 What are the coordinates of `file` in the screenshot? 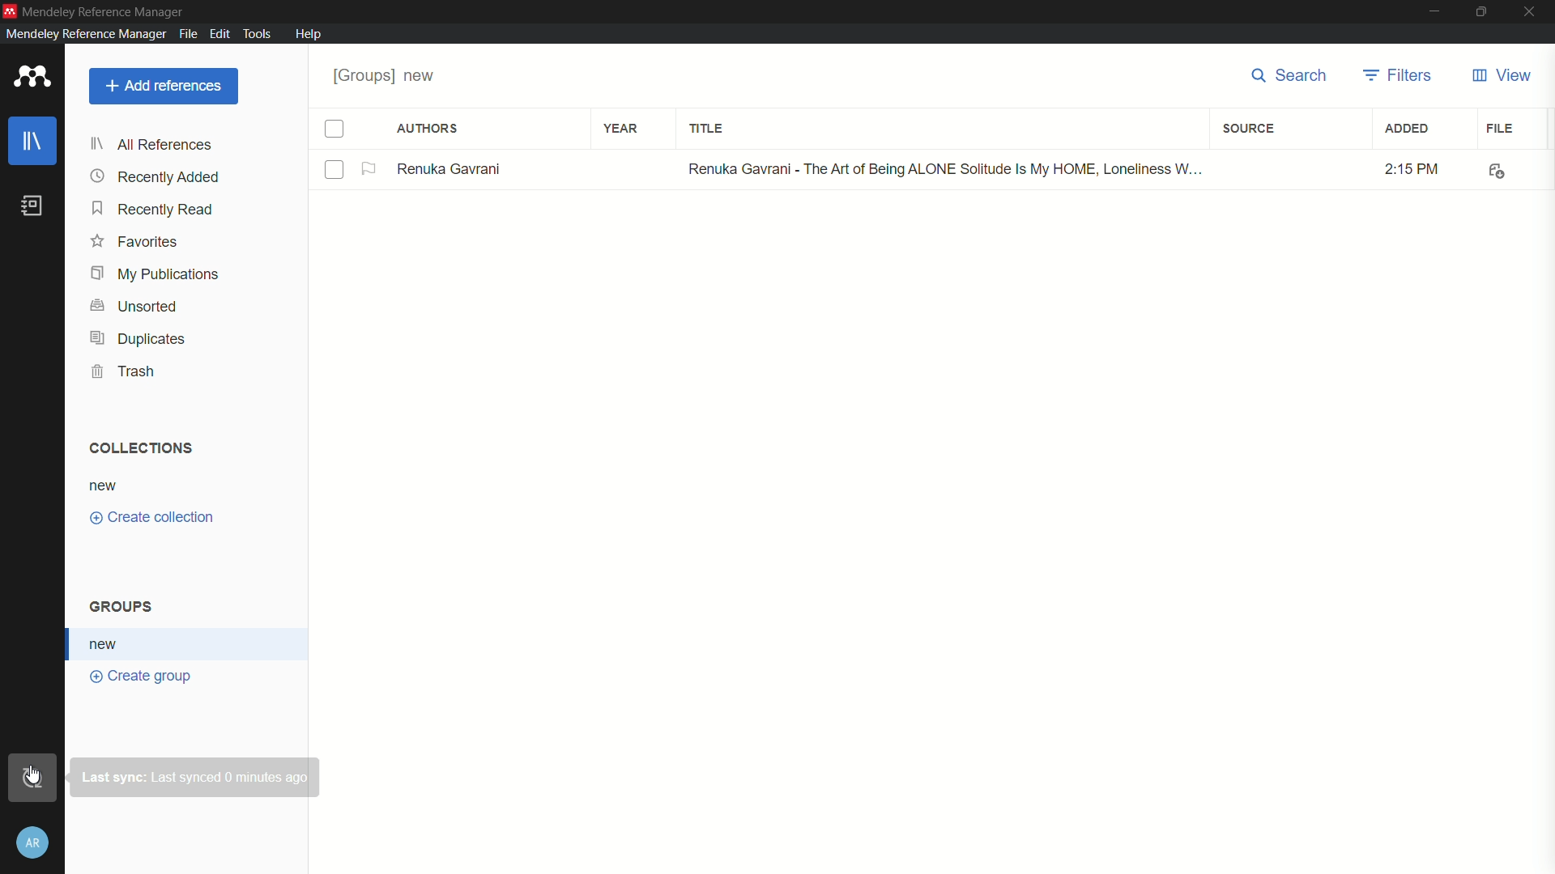 It's located at (1500, 129).